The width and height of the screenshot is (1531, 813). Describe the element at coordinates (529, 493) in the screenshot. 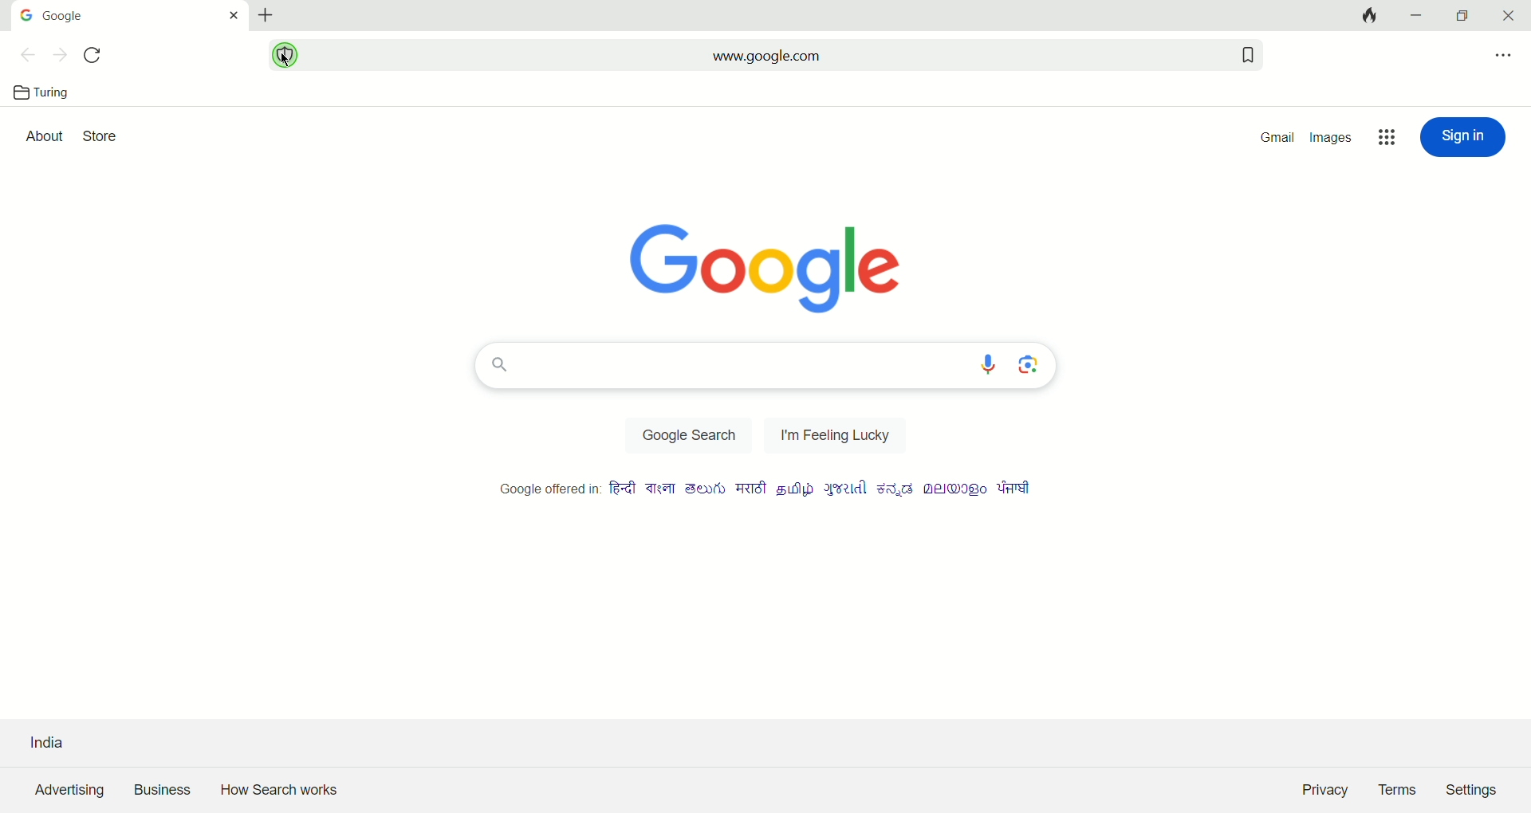

I see `google offered in` at that location.